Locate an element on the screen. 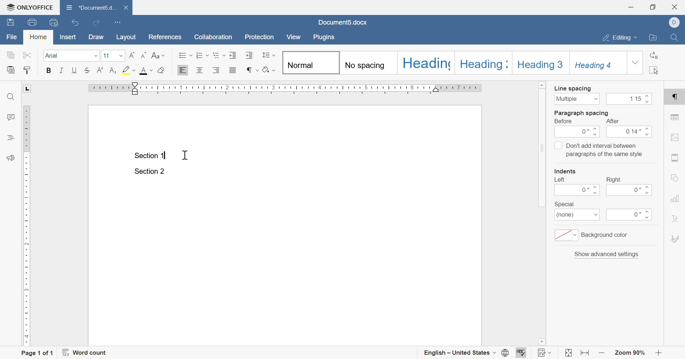 Image resolution: width=685 pixels, height=359 pixels. cut is located at coordinates (28, 55).